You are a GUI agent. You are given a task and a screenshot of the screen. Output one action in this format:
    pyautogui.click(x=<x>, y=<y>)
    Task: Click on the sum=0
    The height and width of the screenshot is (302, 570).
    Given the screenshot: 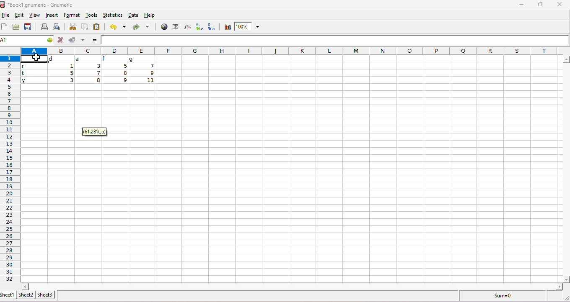 What is the action you would take?
    pyautogui.click(x=504, y=297)
    